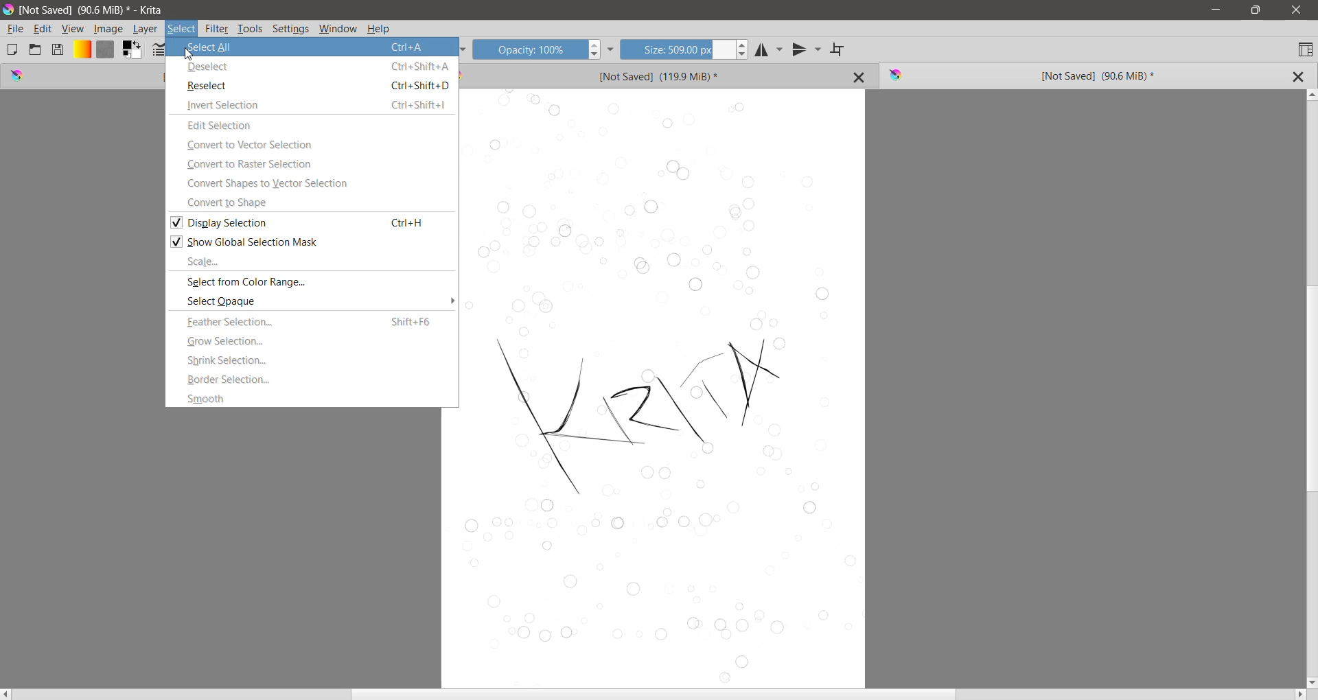 This screenshot has width=1318, height=700. What do you see at coordinates (859, 77) in the screenshot?
I see `Close Tab` at bounding box center [859, 77].